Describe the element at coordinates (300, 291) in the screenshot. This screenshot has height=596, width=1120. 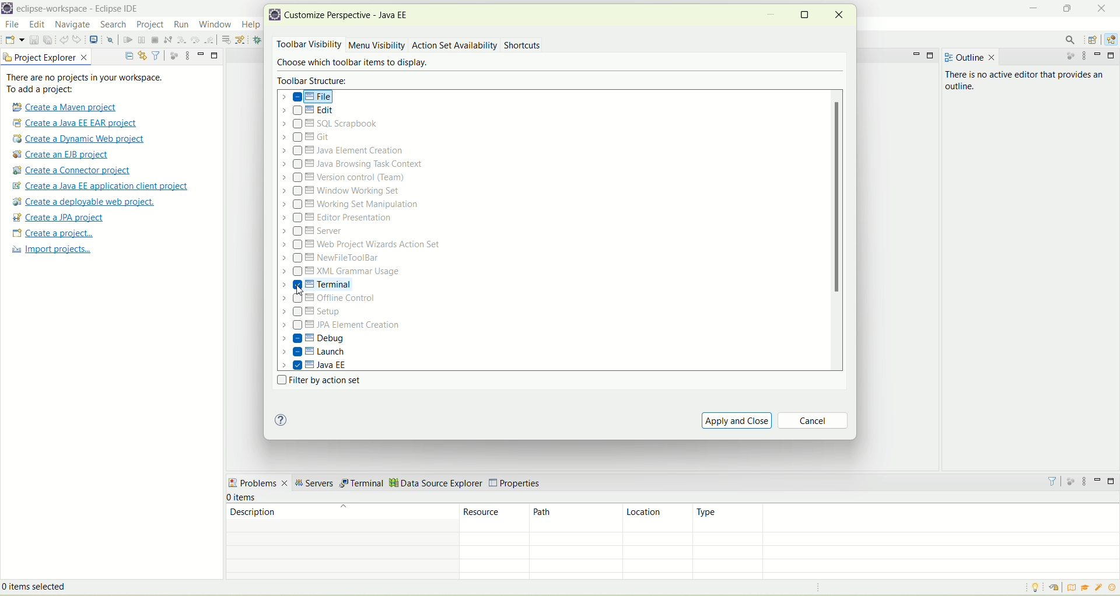
I see `cursor` at that location.